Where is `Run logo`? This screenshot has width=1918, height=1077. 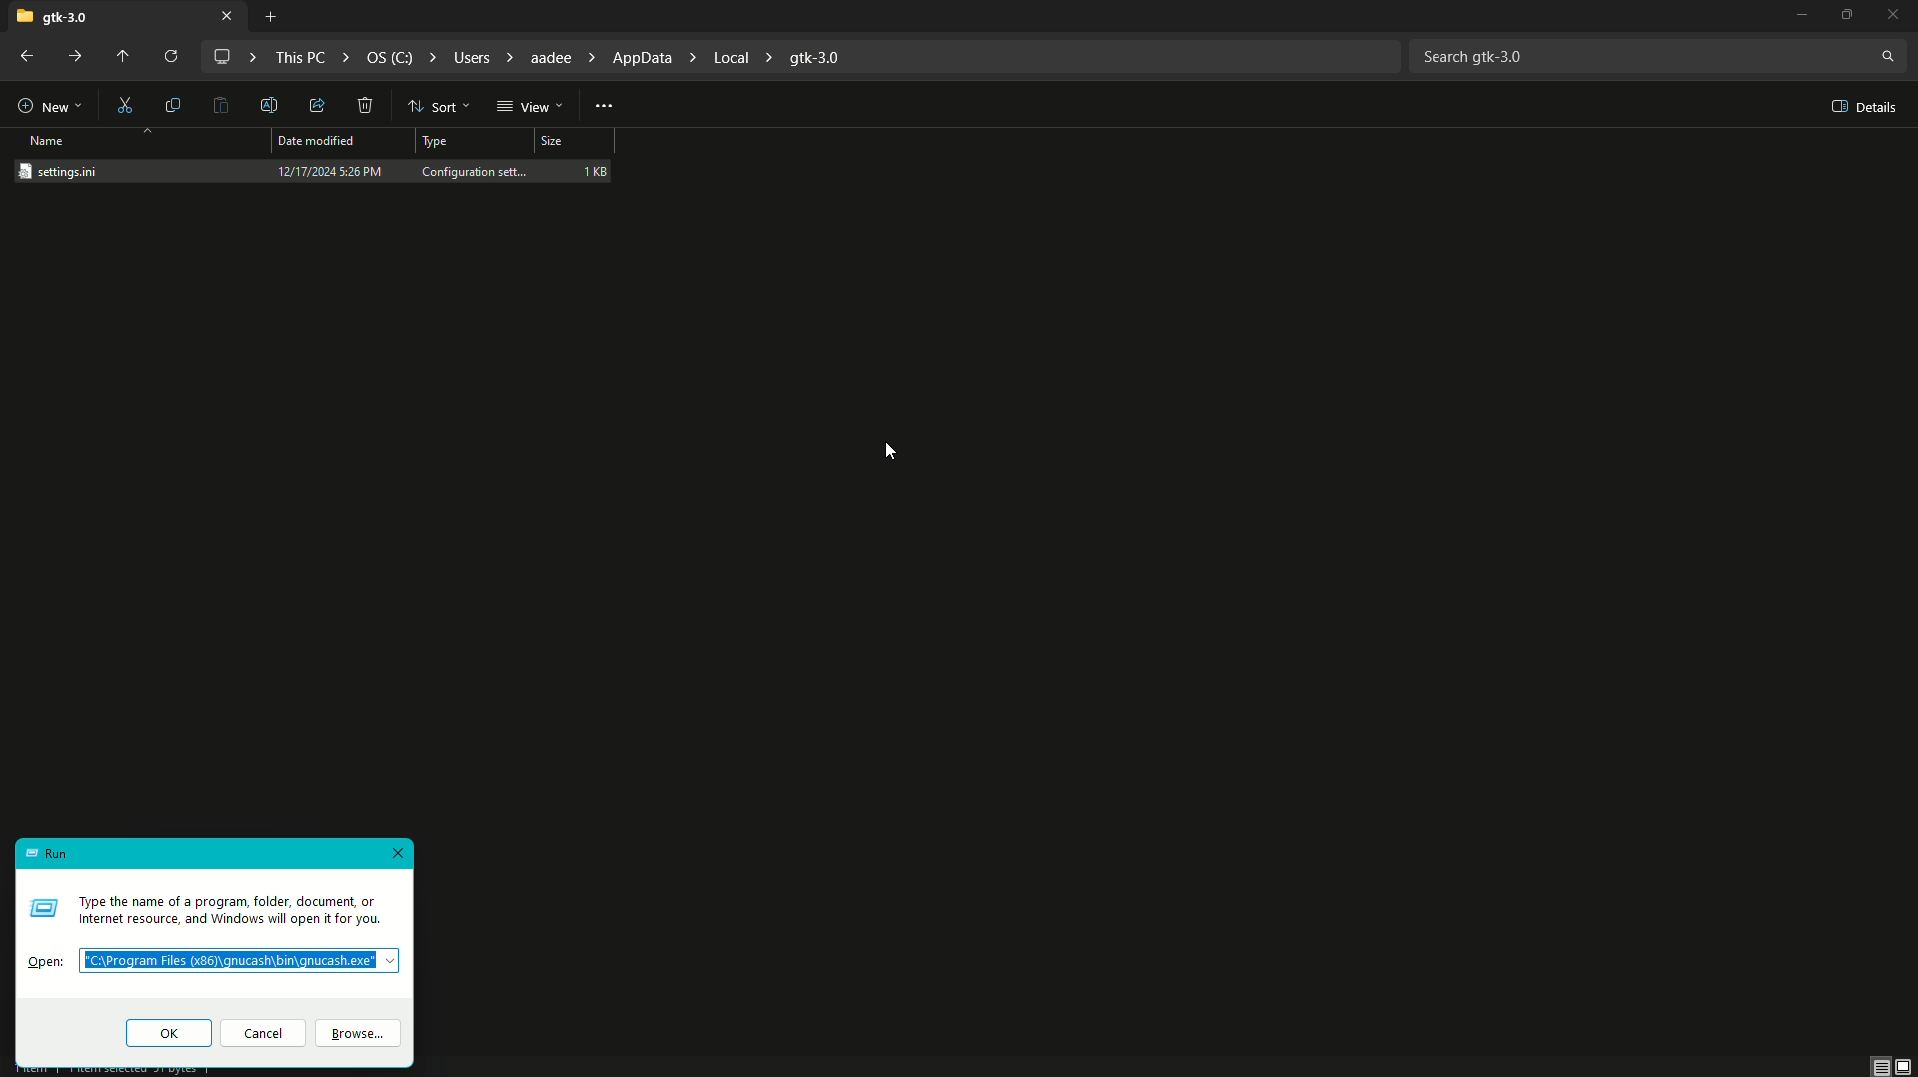
Run logo is located at coordinates (42, 907).